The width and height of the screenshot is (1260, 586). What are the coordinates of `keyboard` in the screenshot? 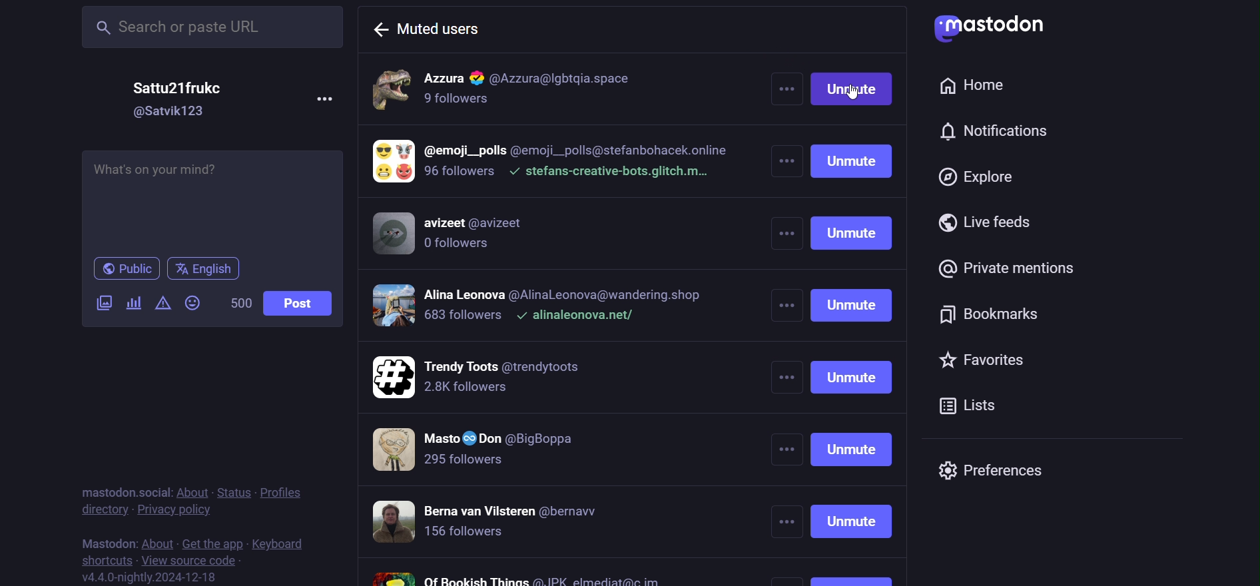 It's located at (280, 543).